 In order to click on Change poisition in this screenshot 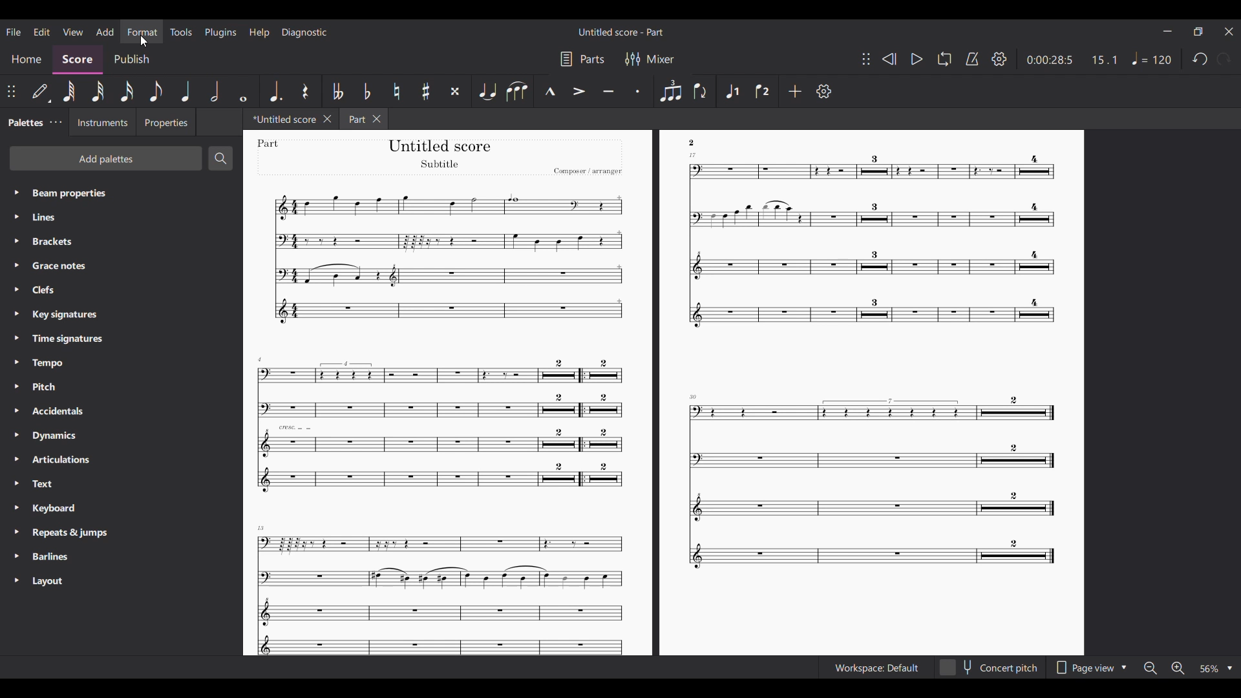, I will do `click(10, 92)`.